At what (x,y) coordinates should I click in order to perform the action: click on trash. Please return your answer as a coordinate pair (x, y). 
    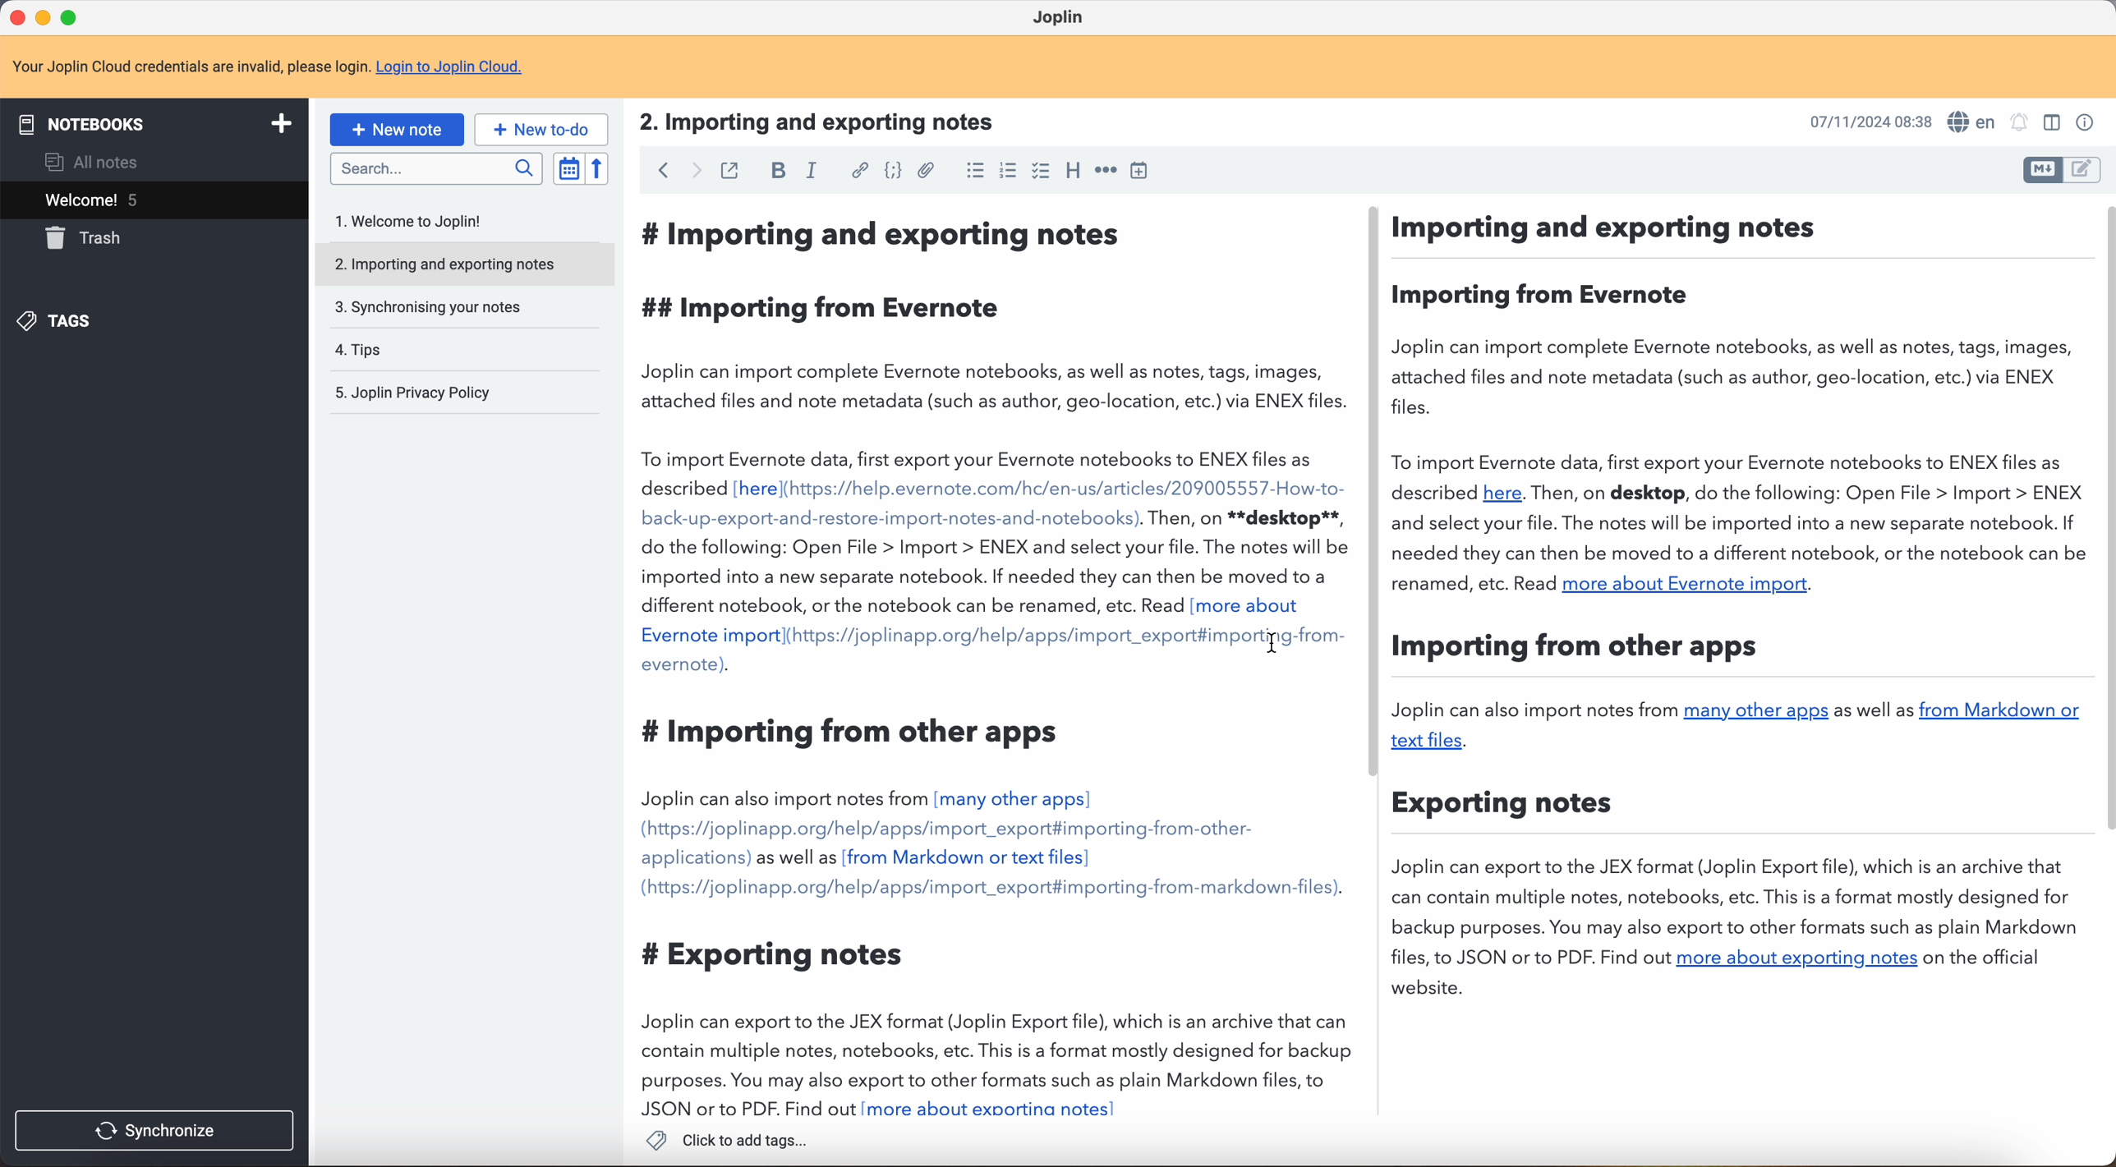
    Looking at the image, I should click on (89, 238).